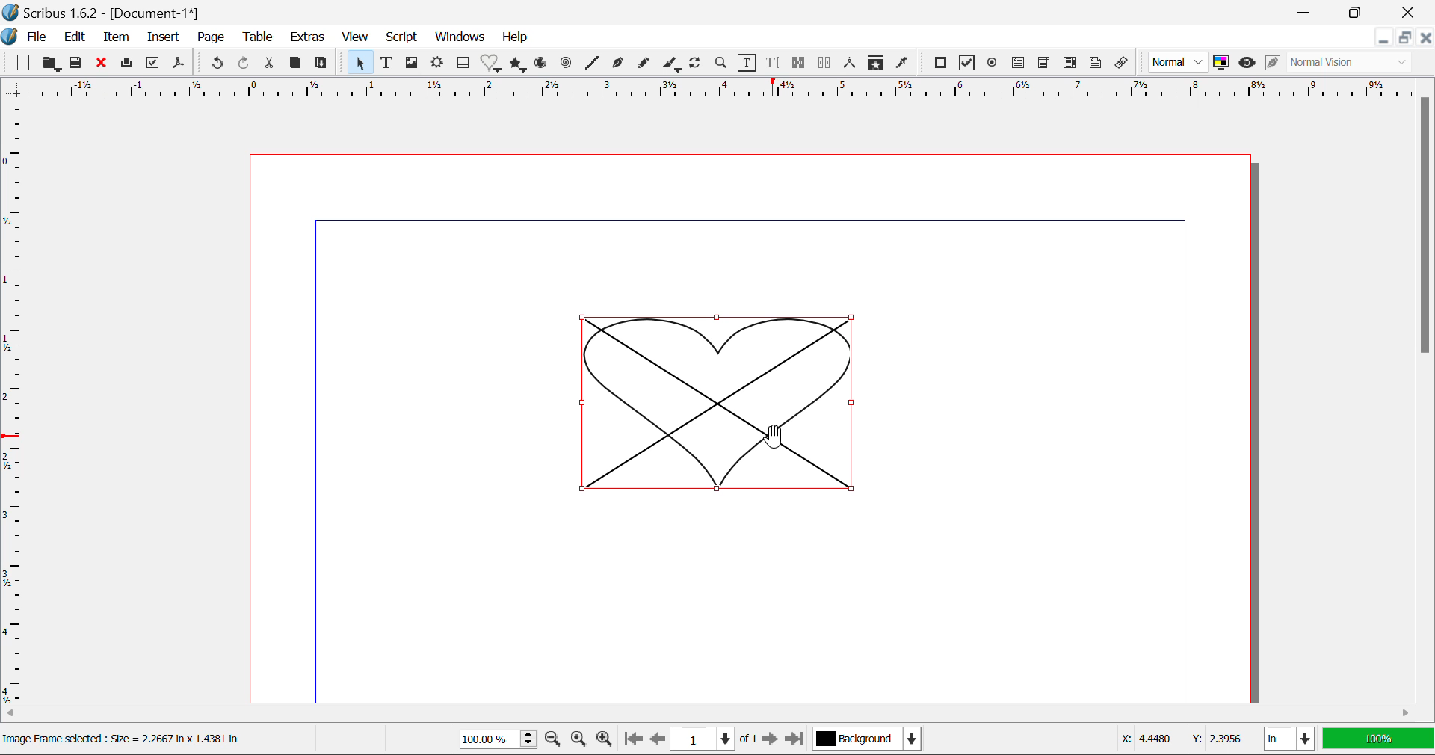 This screenshot has width=1435, height=755. What do you see at coordinates (1351, 64) in the screenshot?
I see `Normal Vision` at bounding box center [1351, 64].